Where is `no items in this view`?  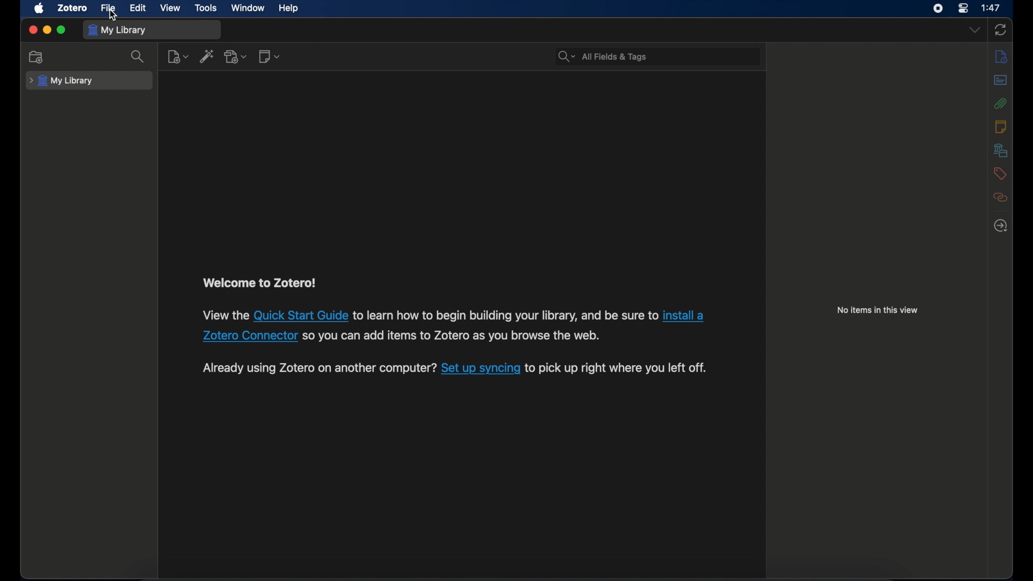
no items in this view is located at coordinates (878, 310).